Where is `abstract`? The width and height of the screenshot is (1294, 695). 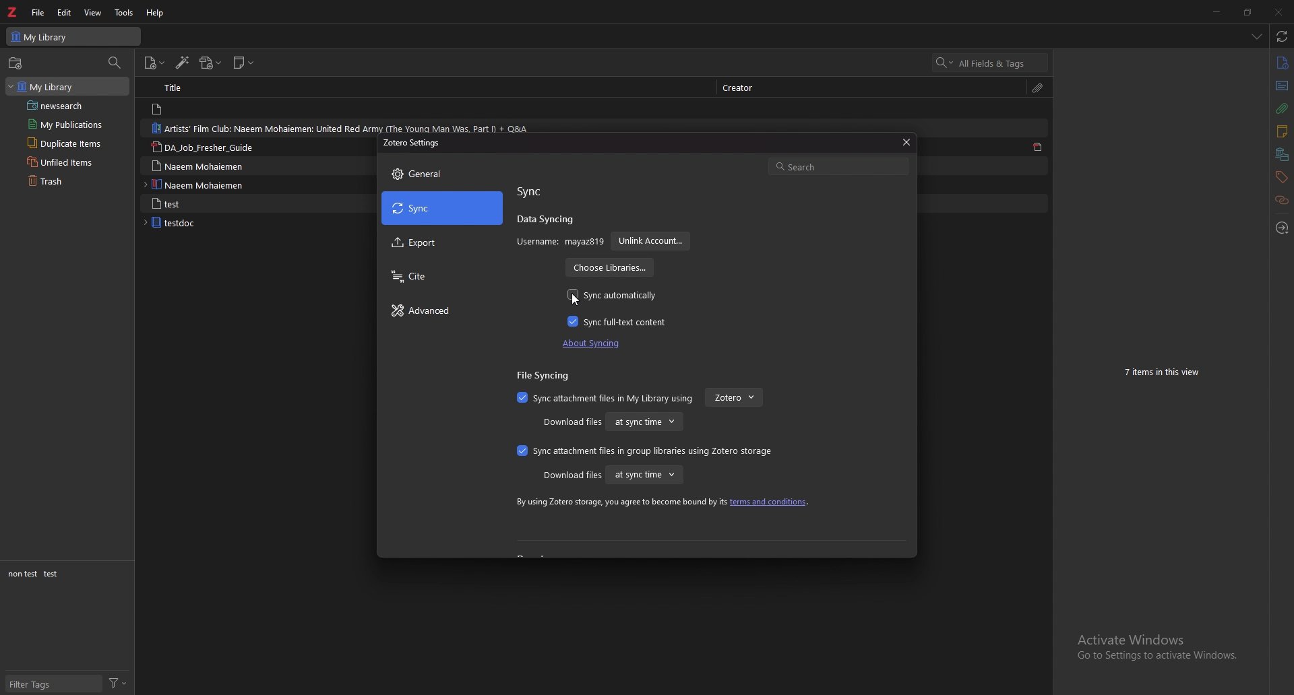
abstract is located at coordinates (1281, 86).